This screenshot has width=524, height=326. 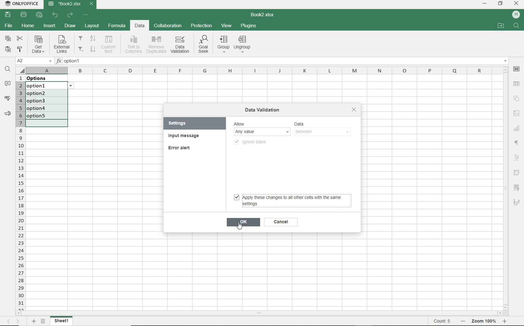 I want to click on Text to columns, so click(x=133, y=44).